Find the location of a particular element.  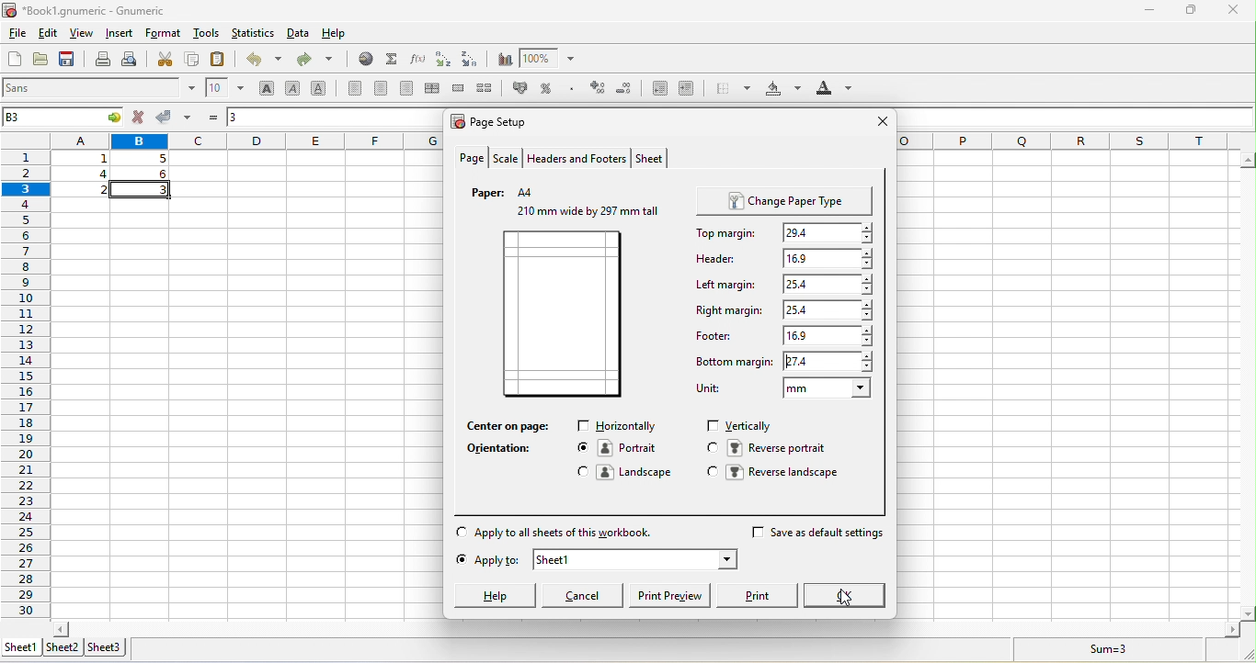

16.9 is located at coordinates (825, 335).